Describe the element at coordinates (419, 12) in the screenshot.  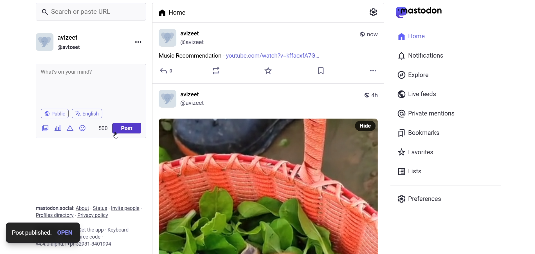
I see `mastodon` at that location.